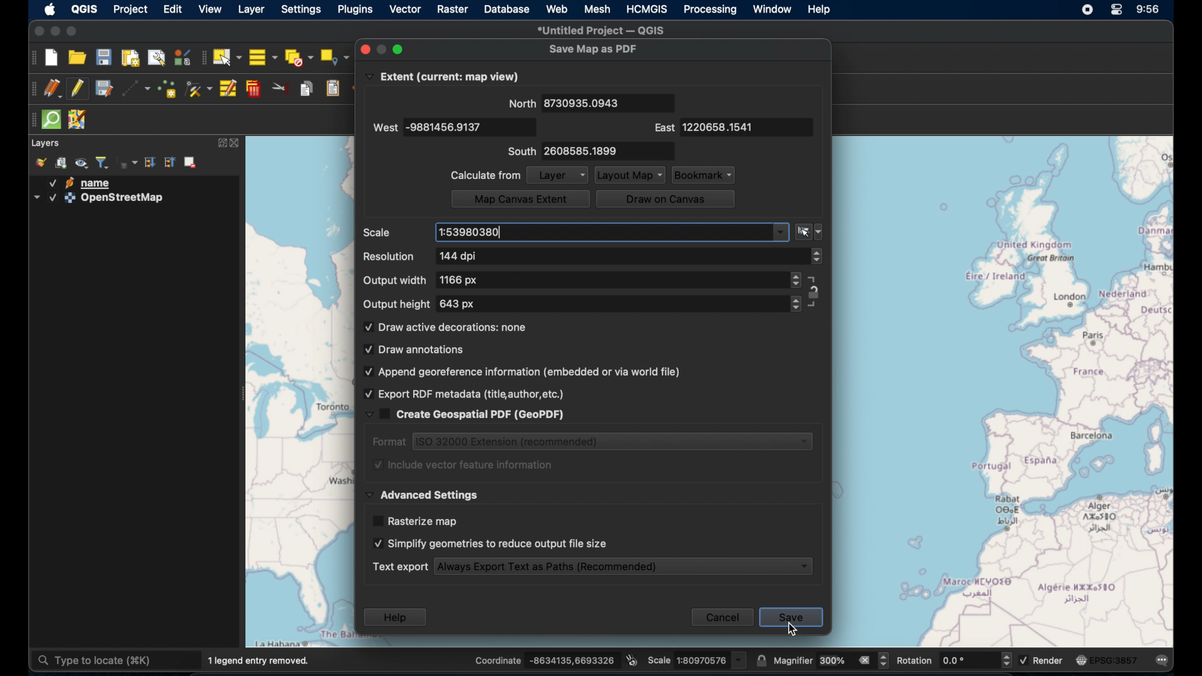 The image size is (1202, 676). I want to click on create geospatial pdf (geopdf), so click(466, 414).